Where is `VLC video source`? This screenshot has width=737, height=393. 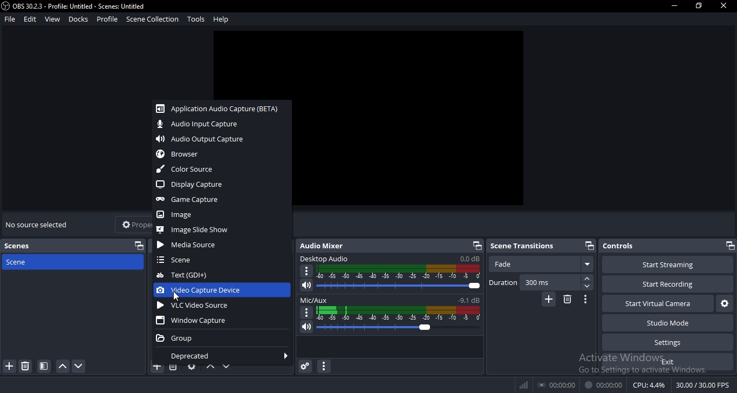 VLC video source is located at coordinates (197, 307).